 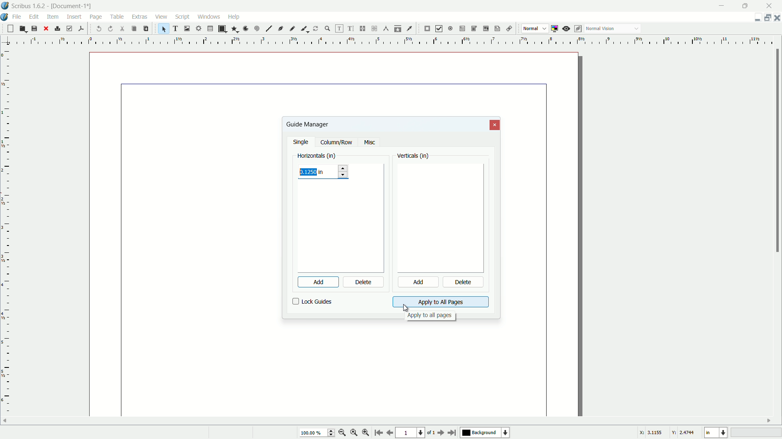 I want to click on measurements, so click(x=386, y=29).